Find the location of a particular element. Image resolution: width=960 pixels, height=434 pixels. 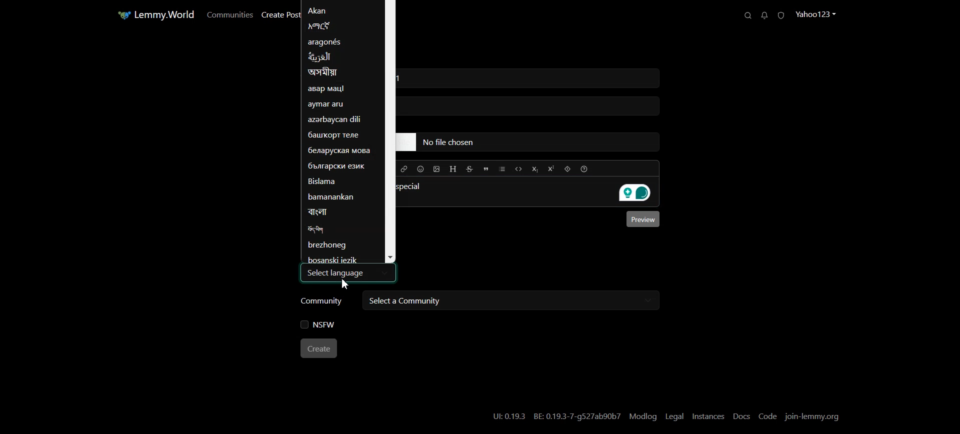

Select a community is located at coordinates (509, 300).